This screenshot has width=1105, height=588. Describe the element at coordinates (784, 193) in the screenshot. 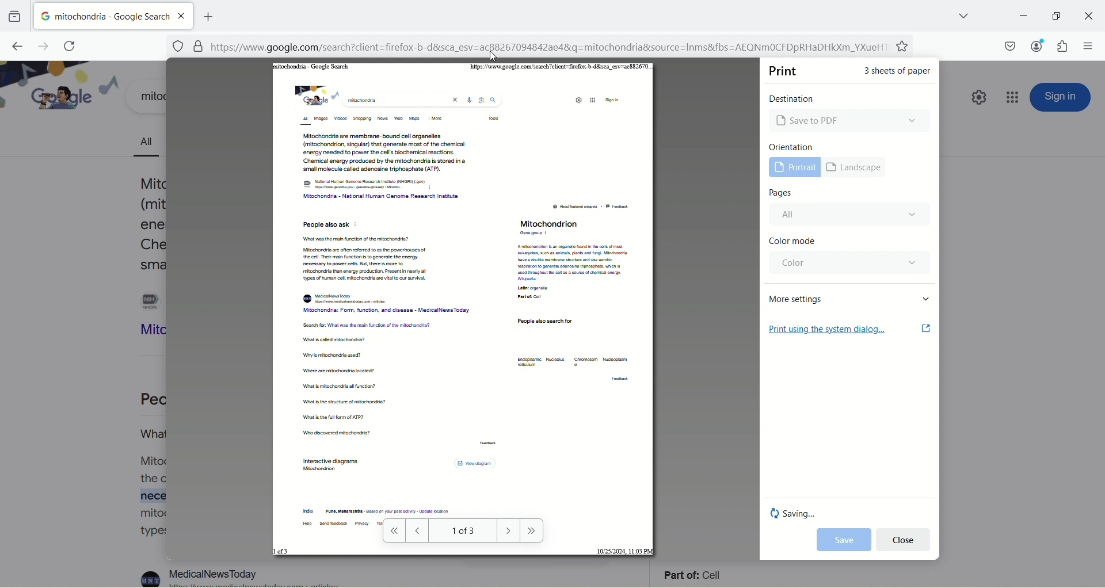

I see `pages` at that location.